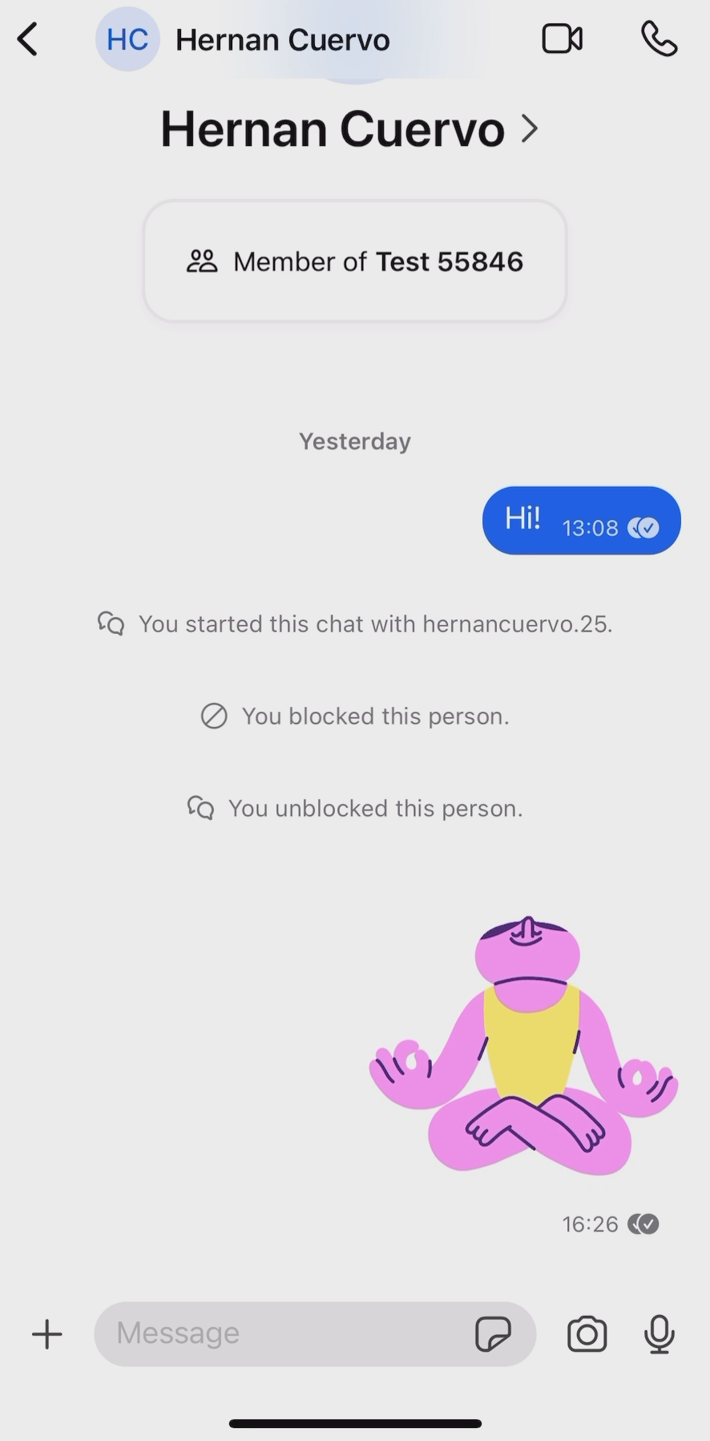  I want to click on Hernan Cuervo contact, so click(353, 133).